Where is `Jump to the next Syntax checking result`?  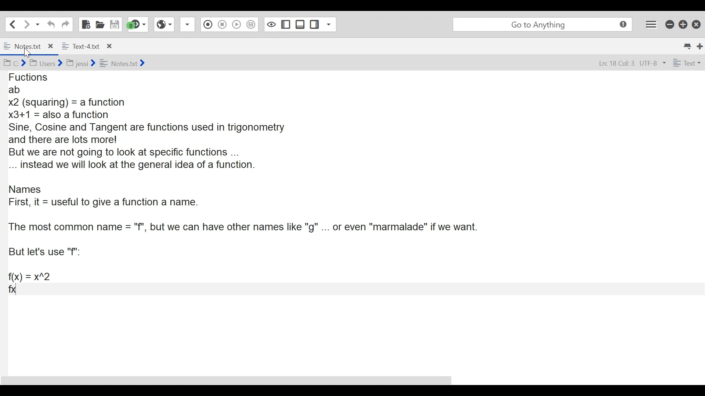
Jump to the next Syntax checking result is located at coordinates (138, 25).